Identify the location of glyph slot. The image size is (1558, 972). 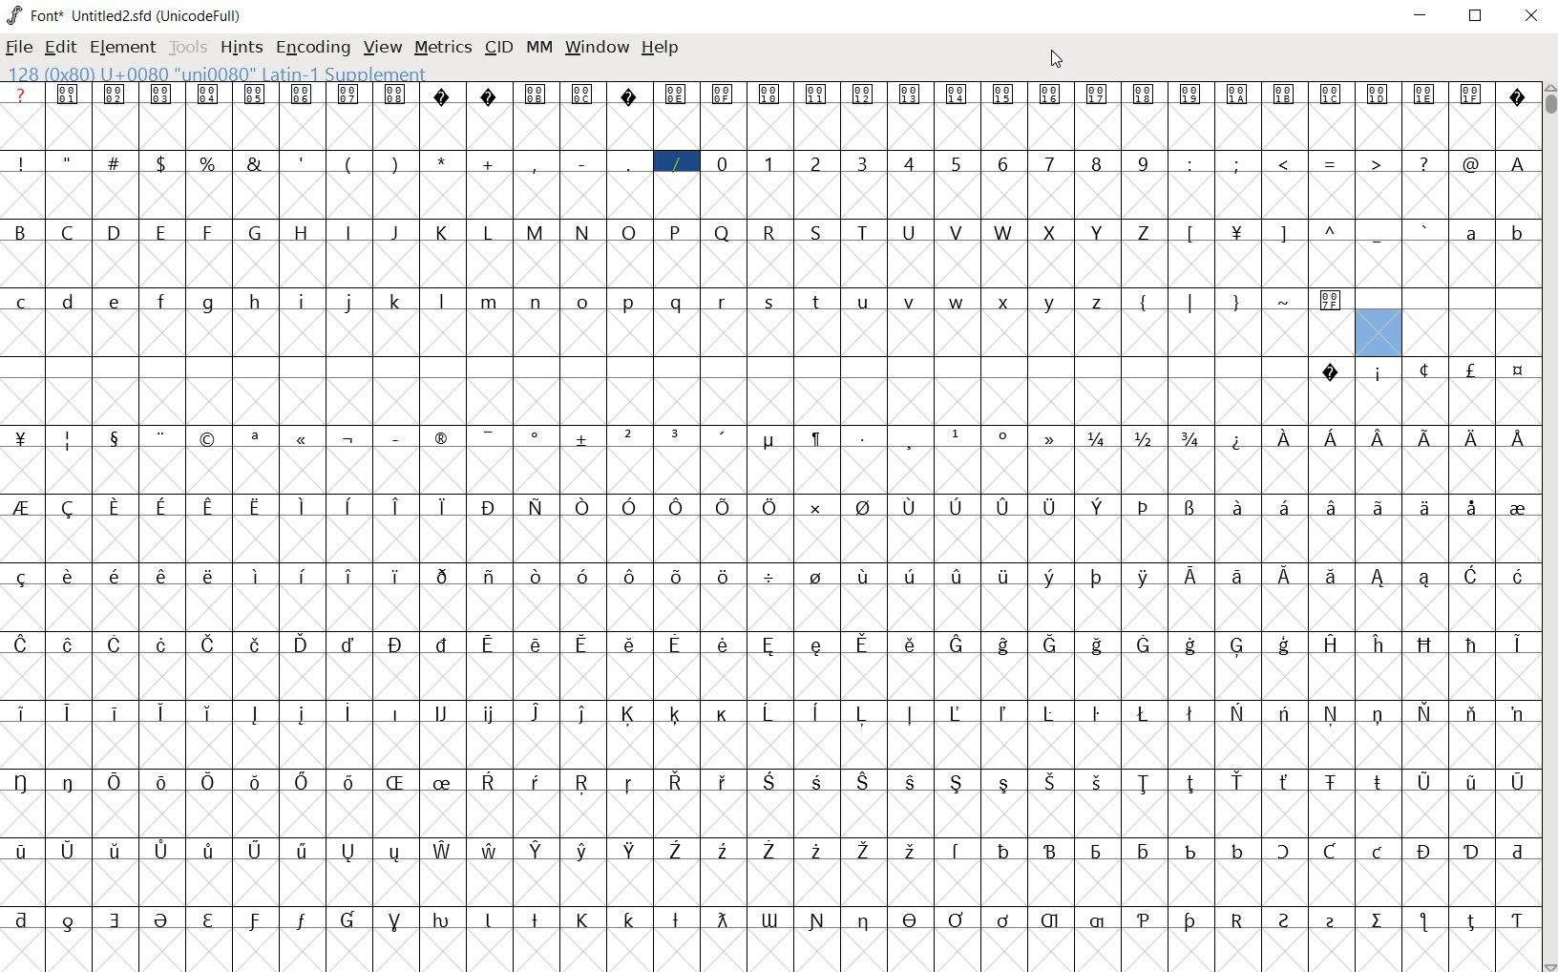
(1376, 332).